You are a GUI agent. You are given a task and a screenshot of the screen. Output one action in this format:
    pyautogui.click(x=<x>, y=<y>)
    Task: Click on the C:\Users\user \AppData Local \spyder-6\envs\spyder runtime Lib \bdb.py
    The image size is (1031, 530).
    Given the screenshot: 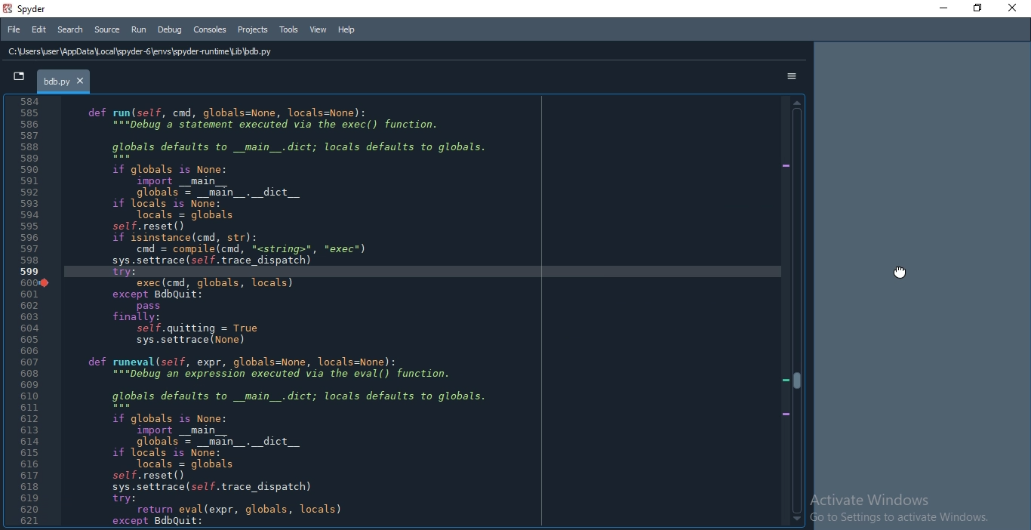 What is the action you would take?
    pyautogui.click(x=147, y=52)
    